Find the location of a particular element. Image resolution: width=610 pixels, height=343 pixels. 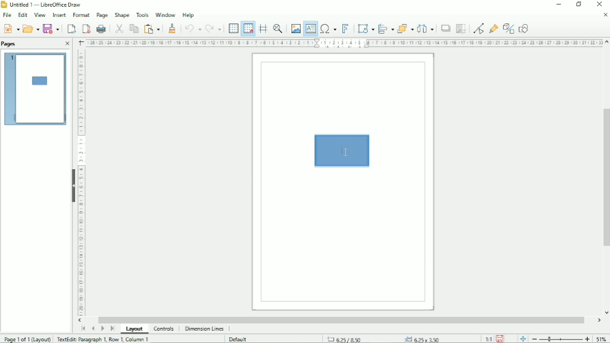

Help is located at coordinates (188, 15).